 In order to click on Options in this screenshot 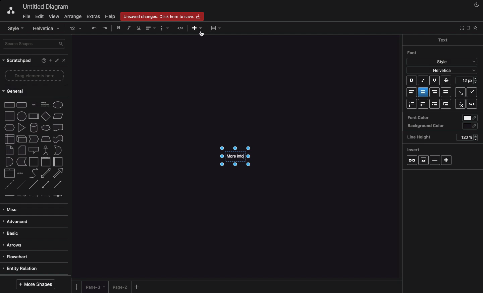, I will do `click(77, 287)`.